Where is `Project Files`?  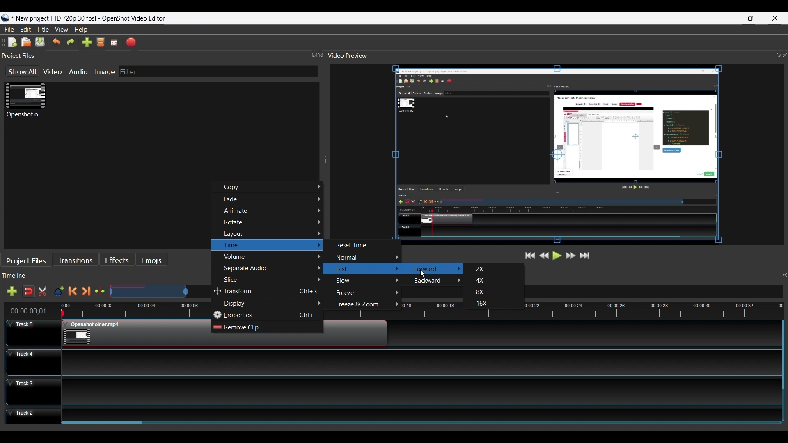 Project Files is located at coordinates (162, 56).